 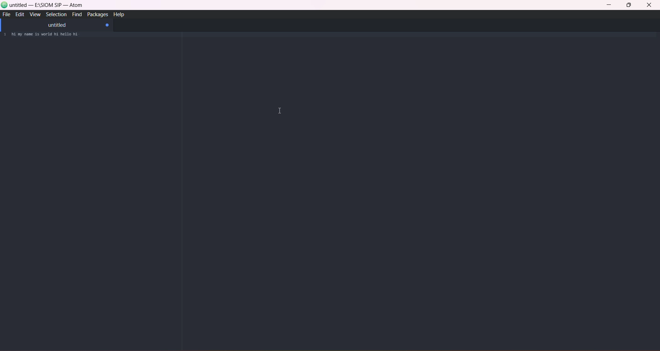 I want to click on untitled, so click(x=56, y=25).